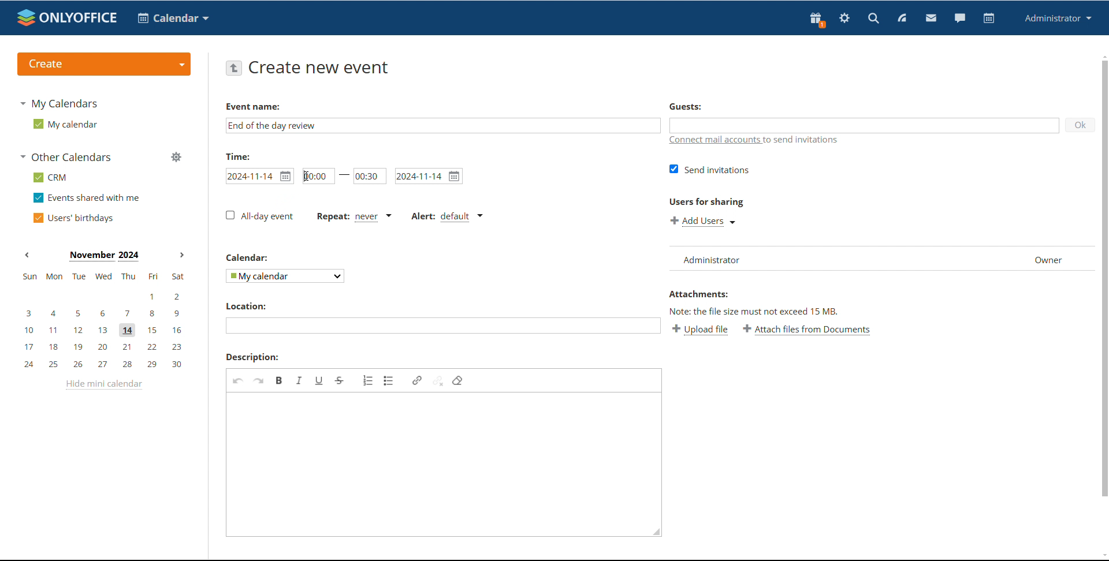  Describe the element at coordinates (1102, 55) in the screenshot. I see `scroll up` at that location.